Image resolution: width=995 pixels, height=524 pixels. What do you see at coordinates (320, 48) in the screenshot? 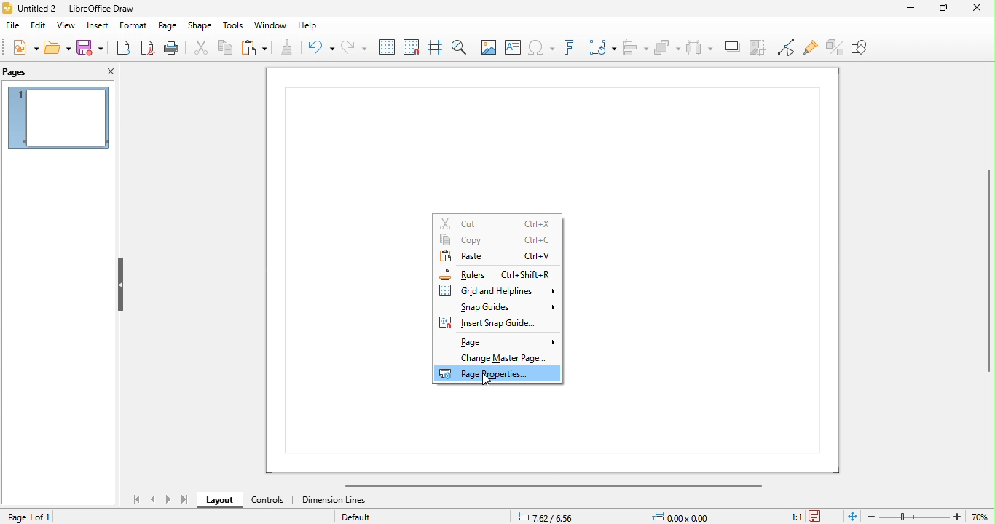
I see `undo` at bounding box center [320, 48].